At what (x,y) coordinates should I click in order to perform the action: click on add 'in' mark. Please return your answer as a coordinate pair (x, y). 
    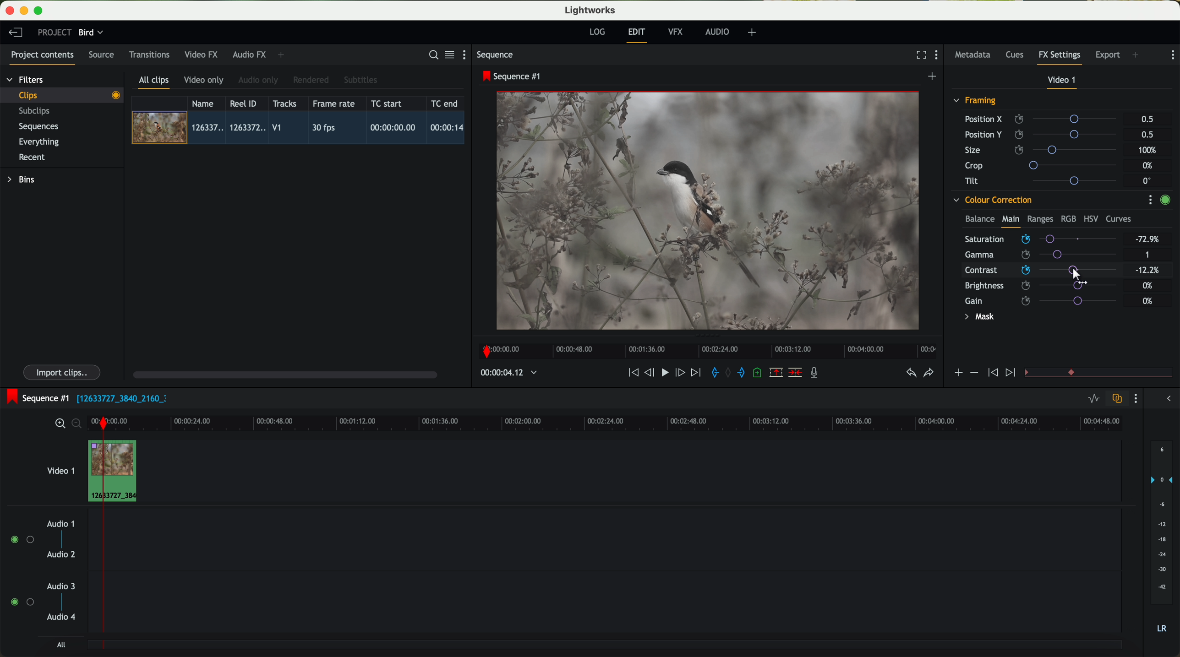
    Looking at the image, I should click on (712, 374).